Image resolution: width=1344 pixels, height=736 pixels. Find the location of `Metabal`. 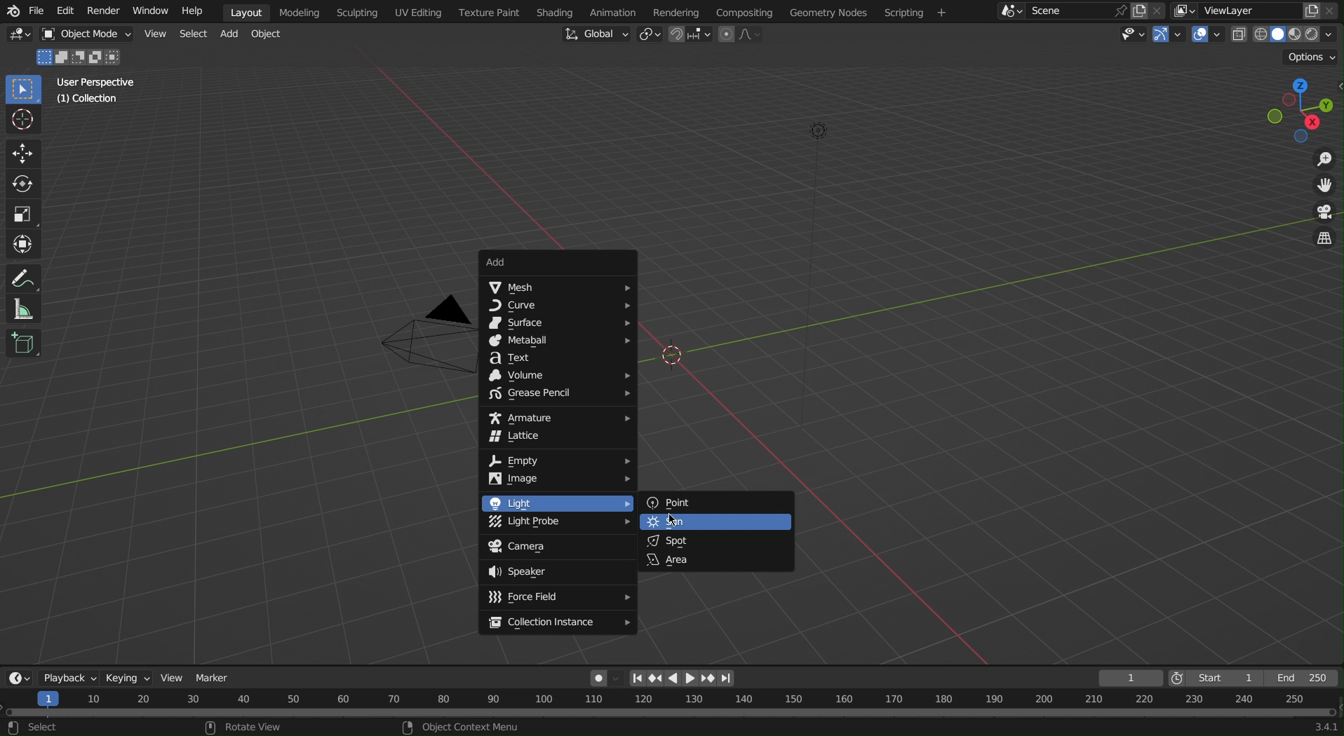

Metabal is located at coordinates (558, 341).